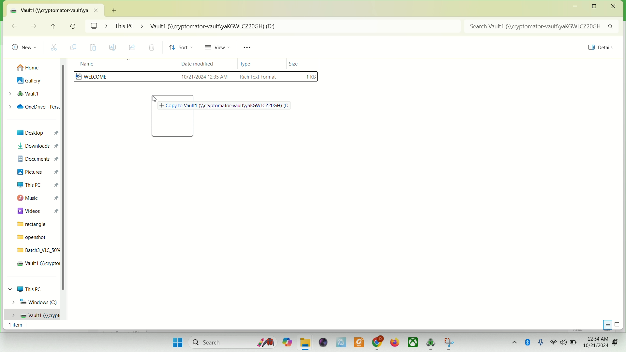  Describe the element at coordinates (37, 159) in the screenshot. I see `documents` at that location.